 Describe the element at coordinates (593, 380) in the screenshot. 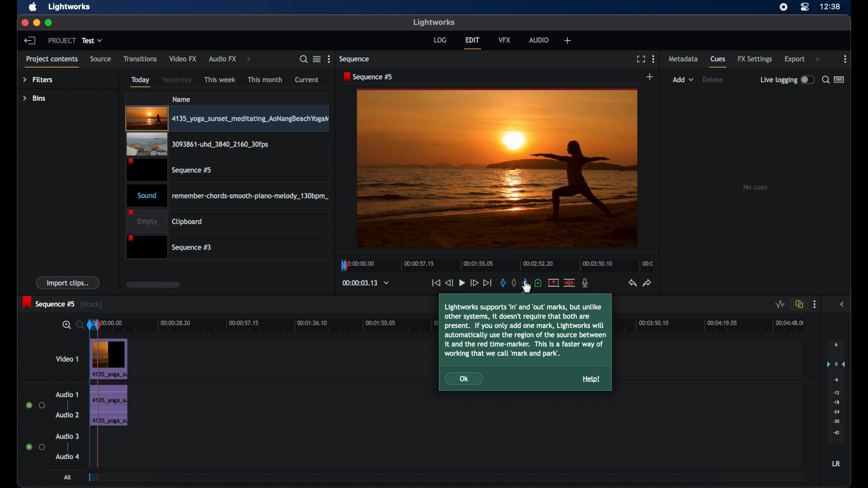

I see `Help` at that location.